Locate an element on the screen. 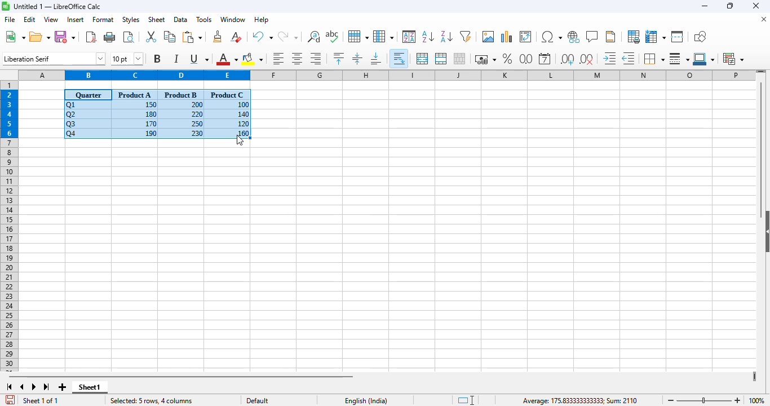  format is located at coordinates (103, 20).